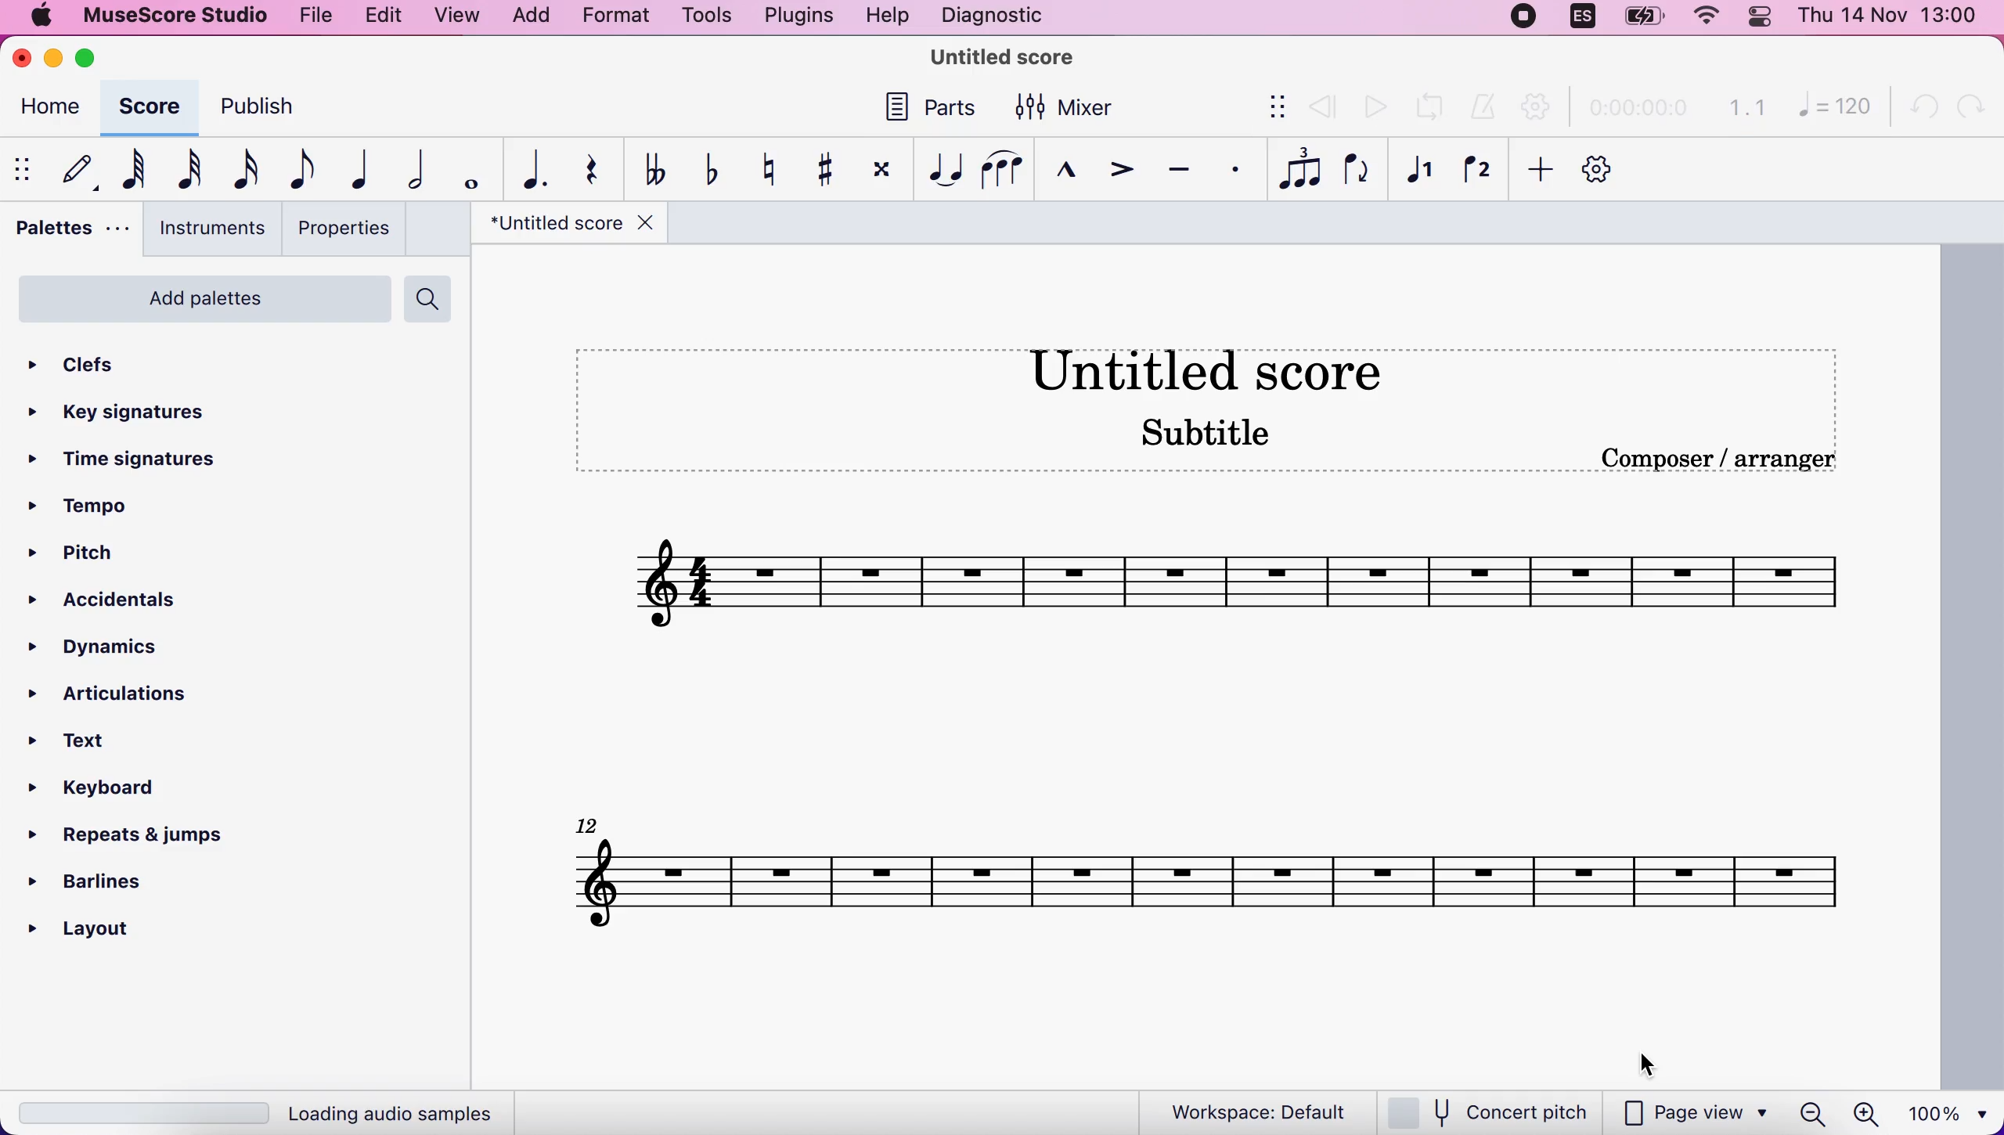  I want to click on default, so click(77, 169).